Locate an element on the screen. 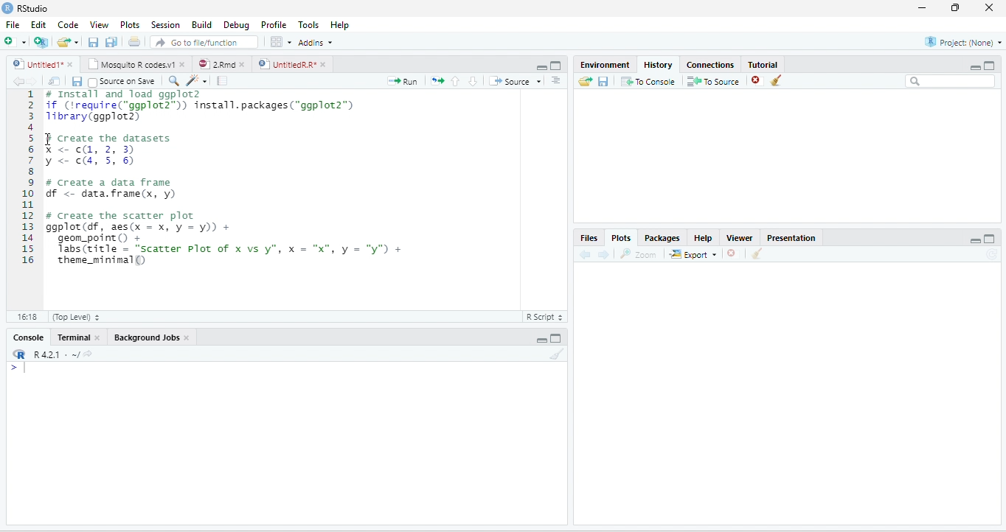  Minimize is located at coordinates (541, 340).